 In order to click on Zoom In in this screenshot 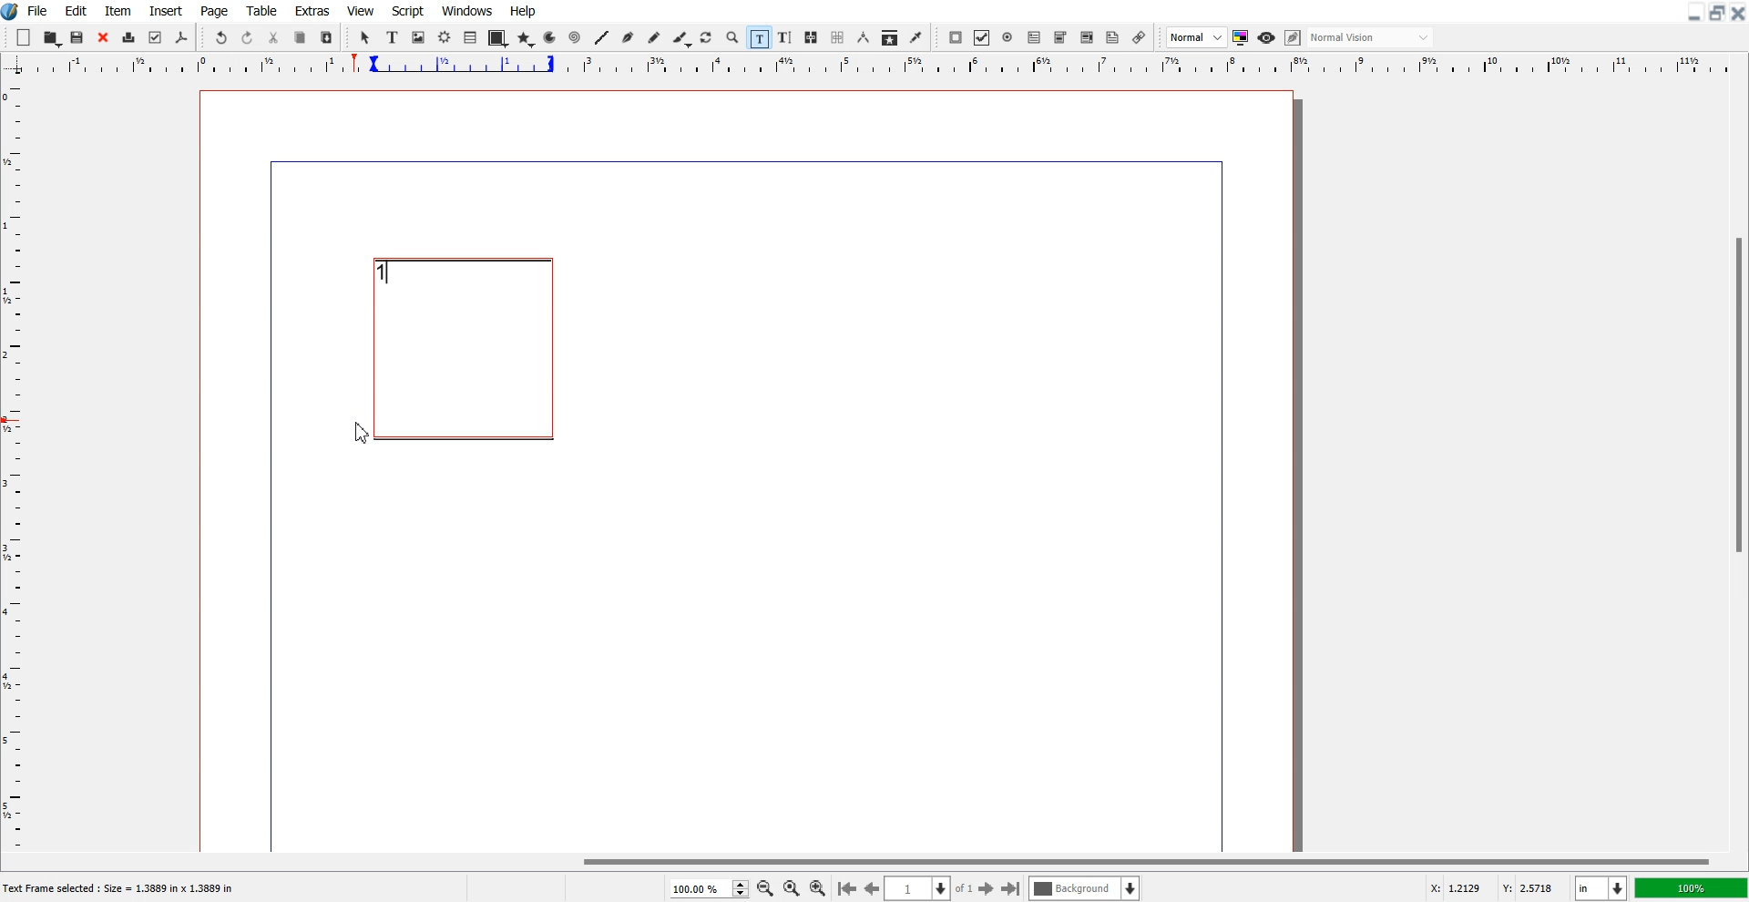, I will do `click(818, 887)`.